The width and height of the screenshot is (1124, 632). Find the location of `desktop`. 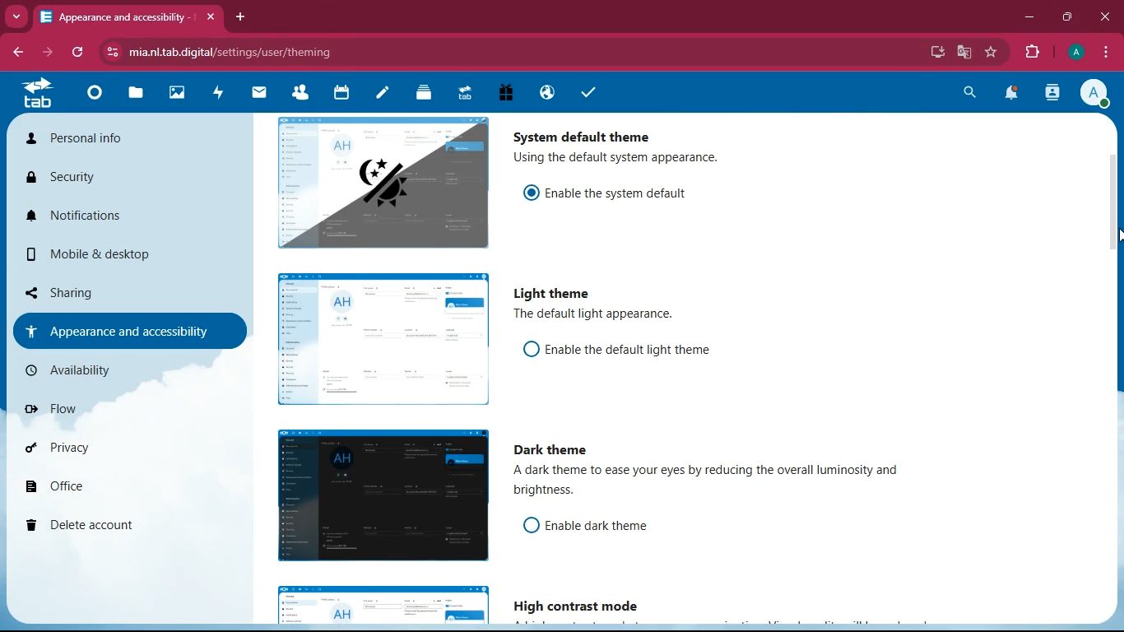

desktop is located at coordinates (931, 52).